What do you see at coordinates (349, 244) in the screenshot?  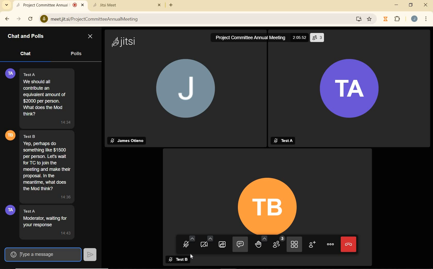 I see `leave meeting` at bounding box center [349, 244].